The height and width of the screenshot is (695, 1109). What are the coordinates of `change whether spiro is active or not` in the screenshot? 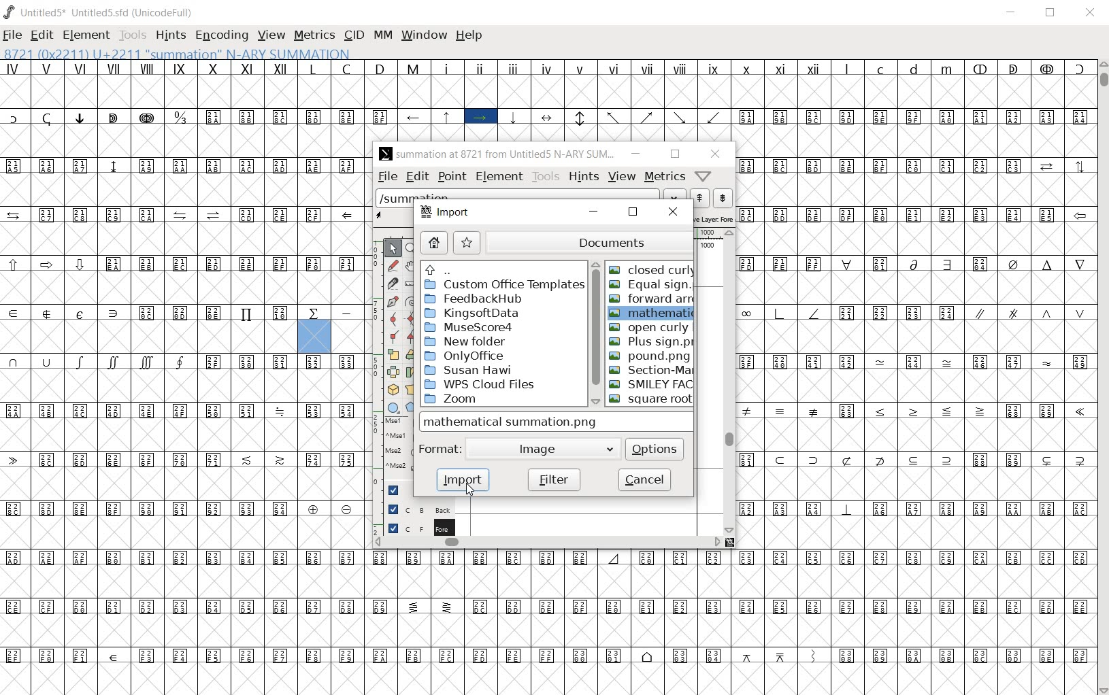 It's located at (412, 301).